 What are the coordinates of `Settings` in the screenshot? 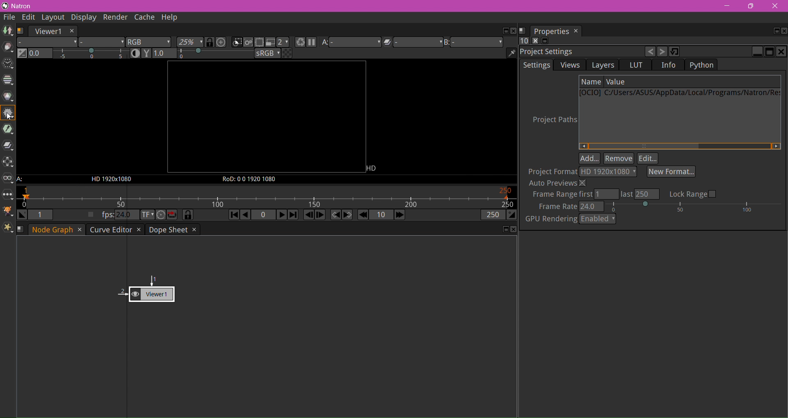 It's located at (536, 65).